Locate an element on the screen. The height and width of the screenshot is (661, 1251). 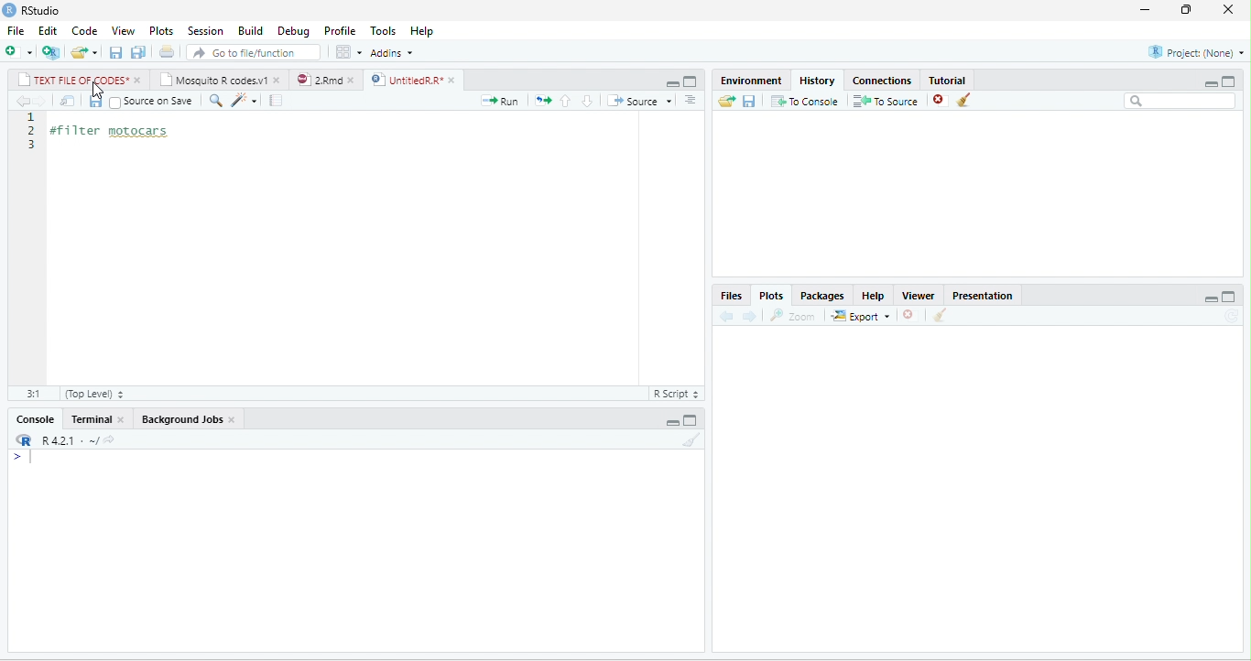
Files is located at coordinates (731, 296).